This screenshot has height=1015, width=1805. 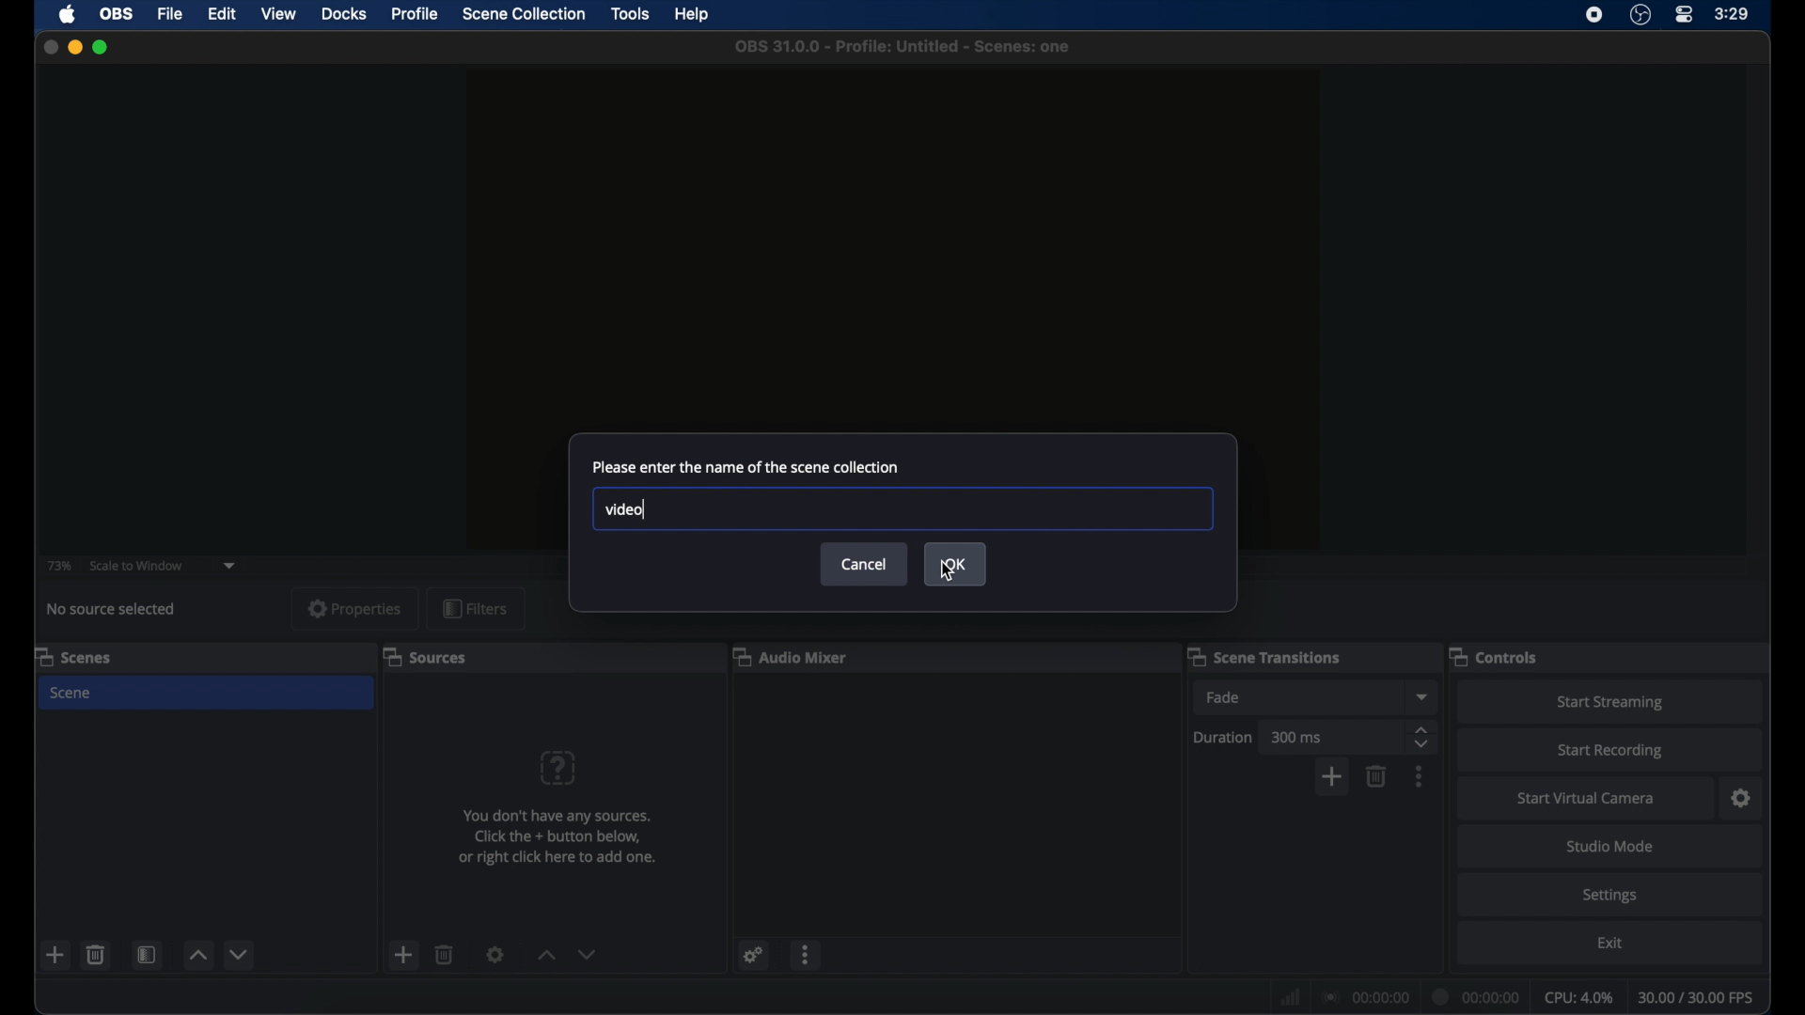 I want to click on delete, so click(x=1376, y=776).